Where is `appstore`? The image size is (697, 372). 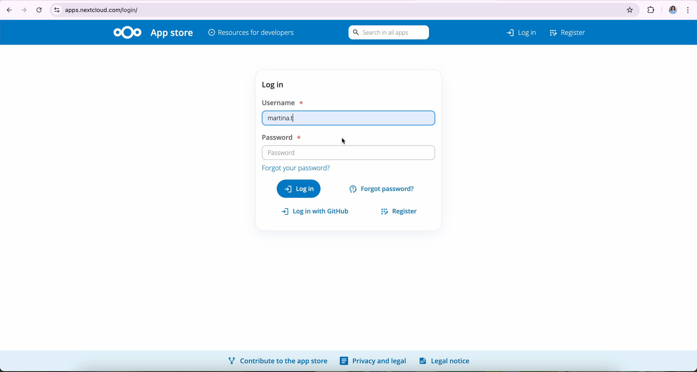
appstore is located at coordinates (173, 34).